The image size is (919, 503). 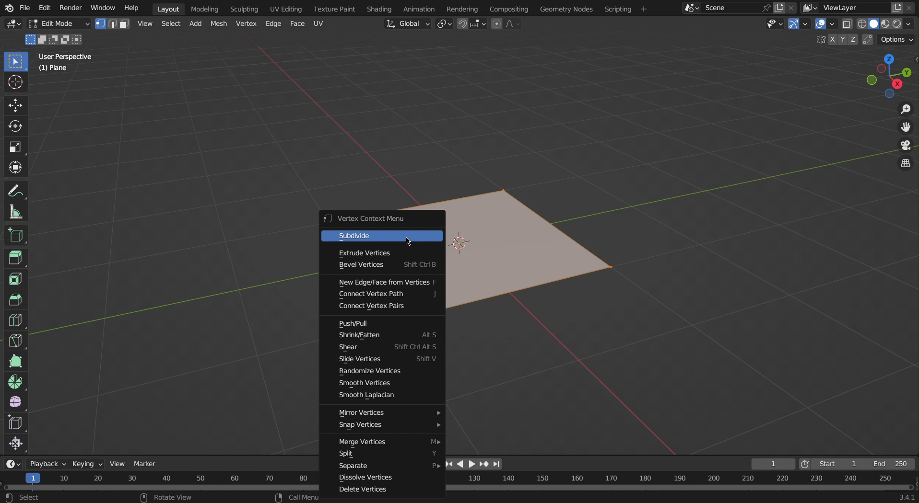 I want to click on Toggle View, so click(x=905, y=165).